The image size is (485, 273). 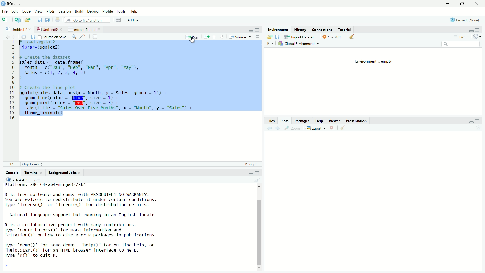 I want to click on line numbers, so click(x=13, y=81).